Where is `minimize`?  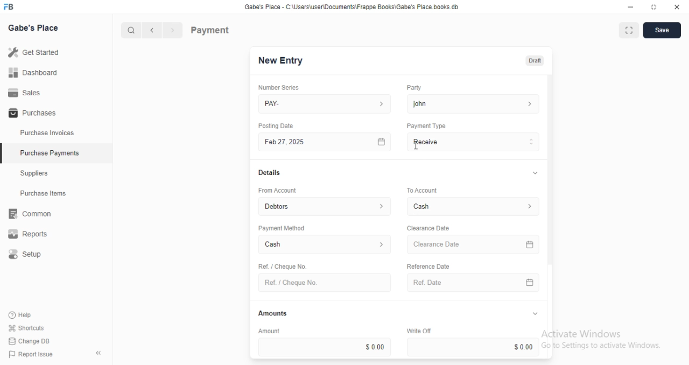 minimize is located at coordinates (628, 6).